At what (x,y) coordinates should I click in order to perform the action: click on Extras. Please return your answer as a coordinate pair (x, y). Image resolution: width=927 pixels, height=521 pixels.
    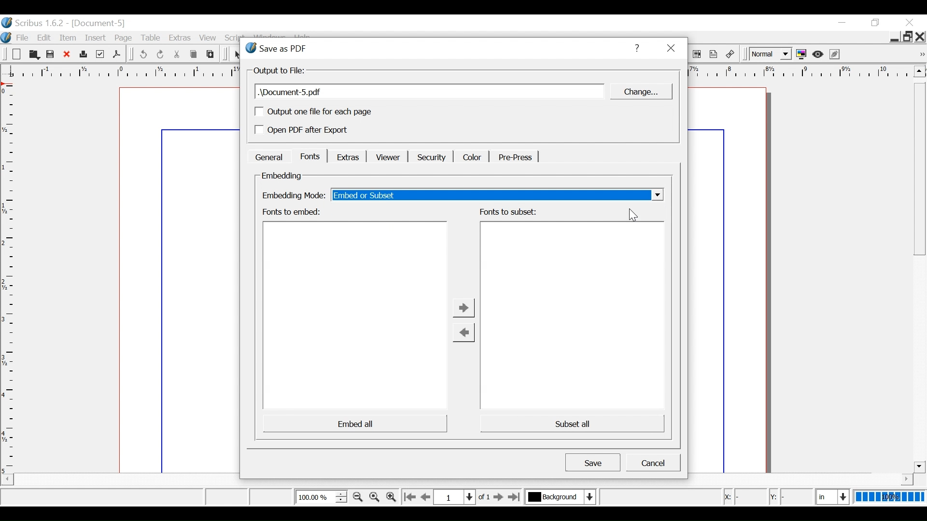
    Looking at the image, I should click on (346, 156).